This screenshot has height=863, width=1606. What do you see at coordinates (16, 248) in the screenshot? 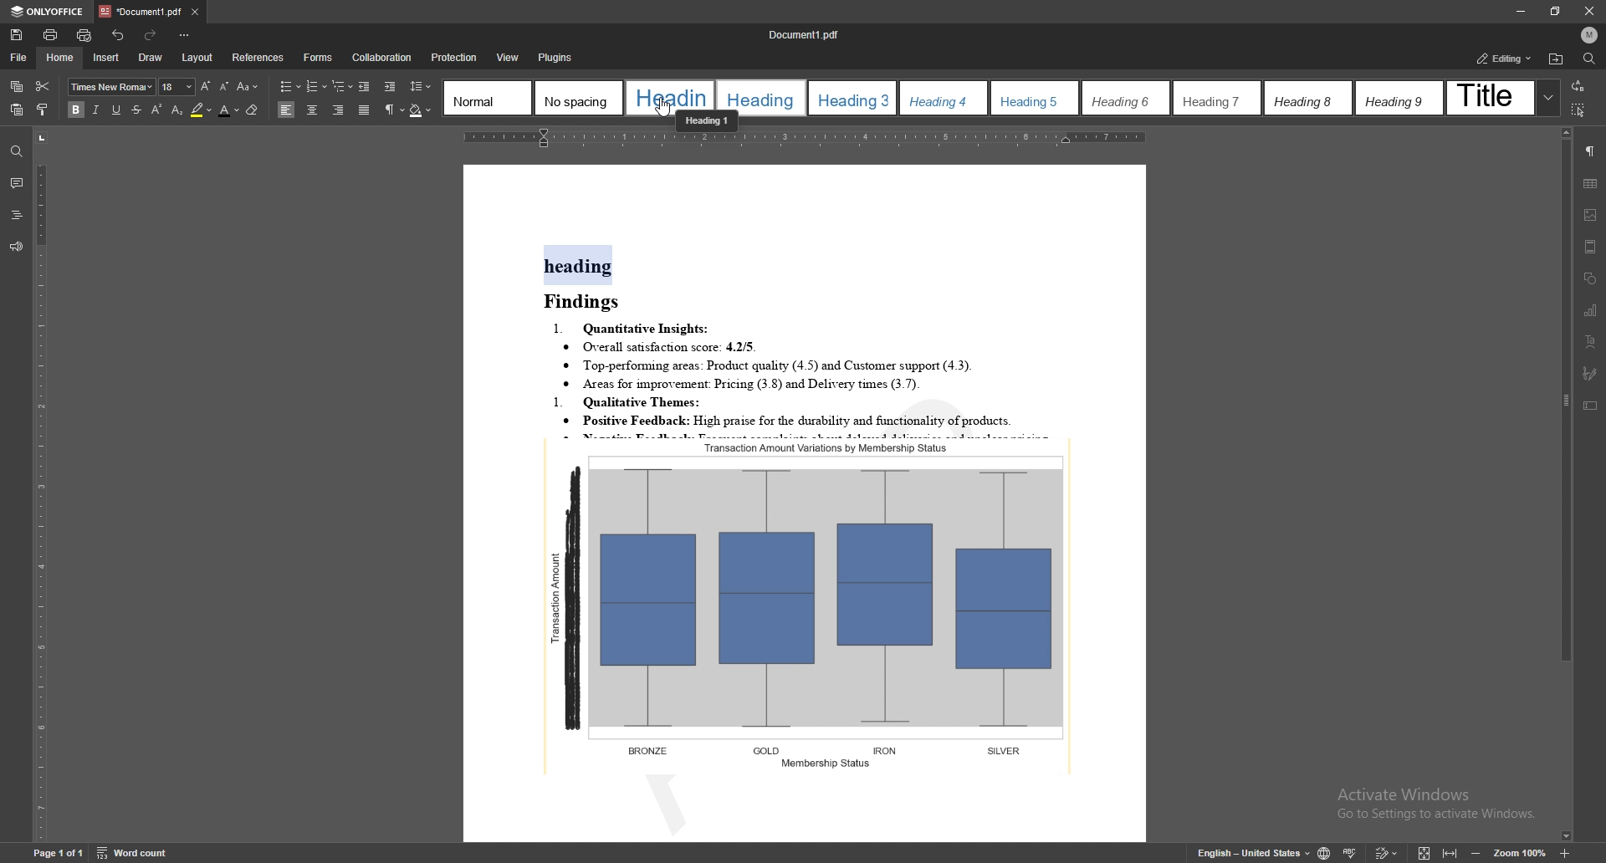
I see `feedback` at bounding box center [16, 248].